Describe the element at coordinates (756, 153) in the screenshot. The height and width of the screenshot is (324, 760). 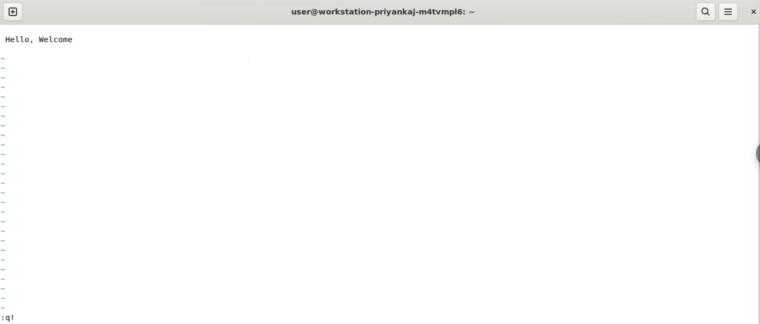
I see `sidebar` at that location.